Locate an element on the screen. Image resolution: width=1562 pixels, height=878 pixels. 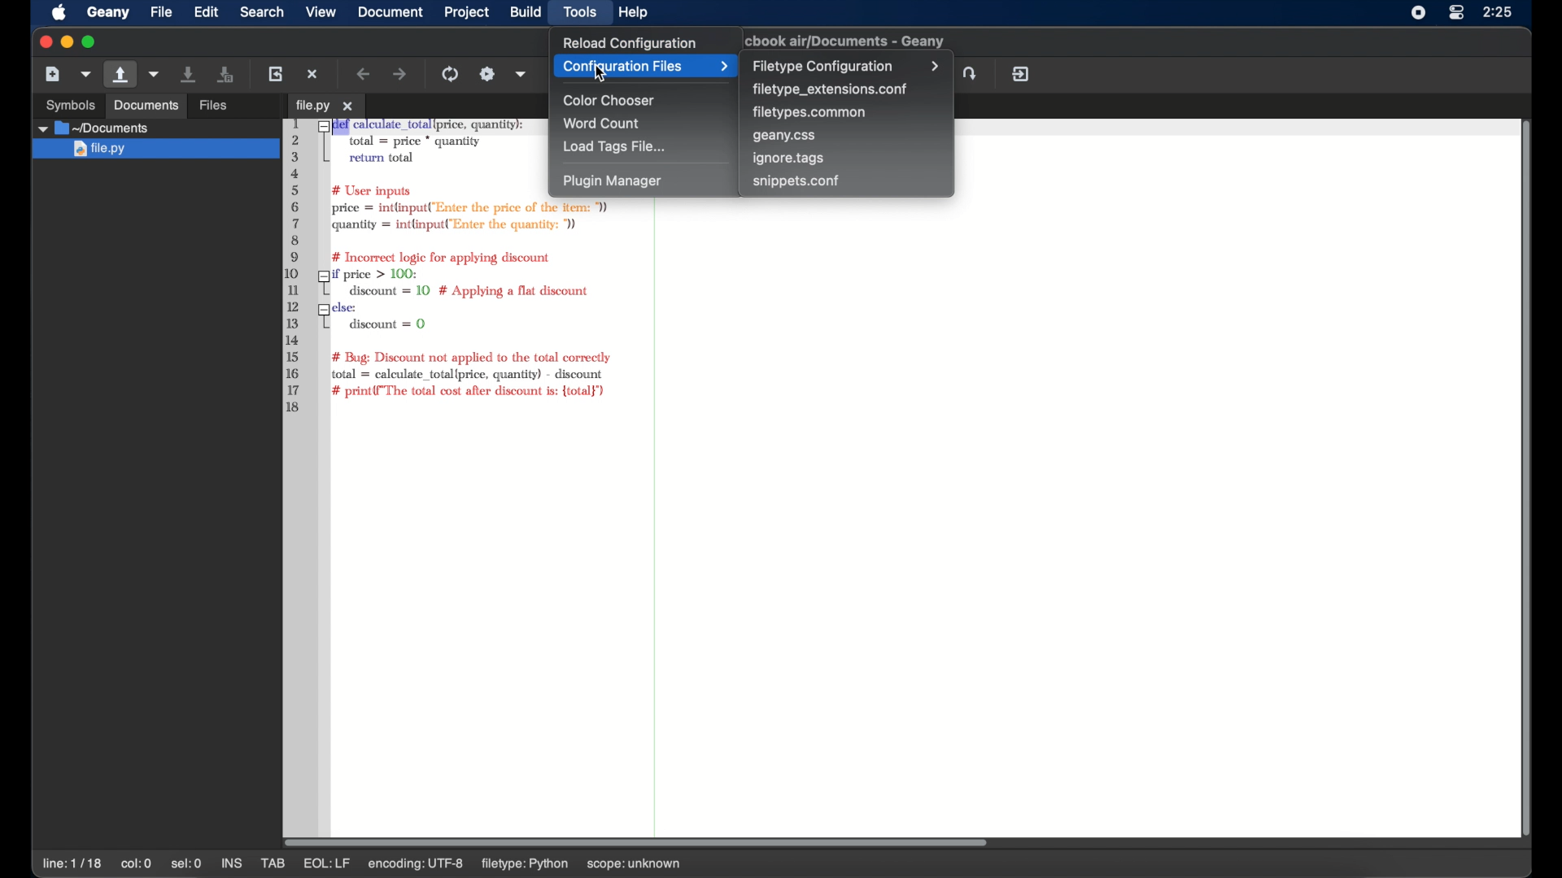
close the current file is located at coordinates (313, 74).